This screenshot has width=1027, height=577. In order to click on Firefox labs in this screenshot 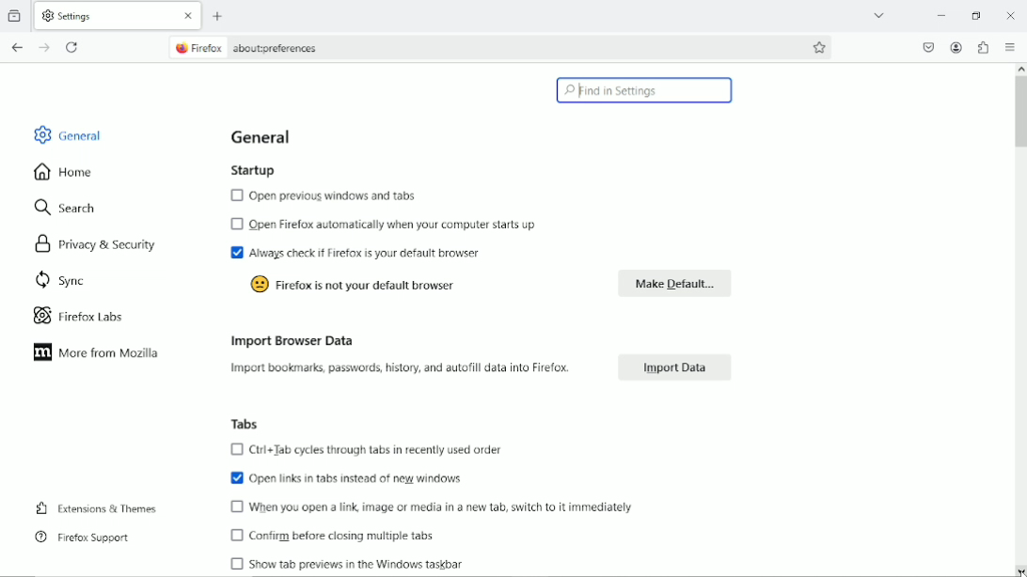, I will do `click(90, 319)`.